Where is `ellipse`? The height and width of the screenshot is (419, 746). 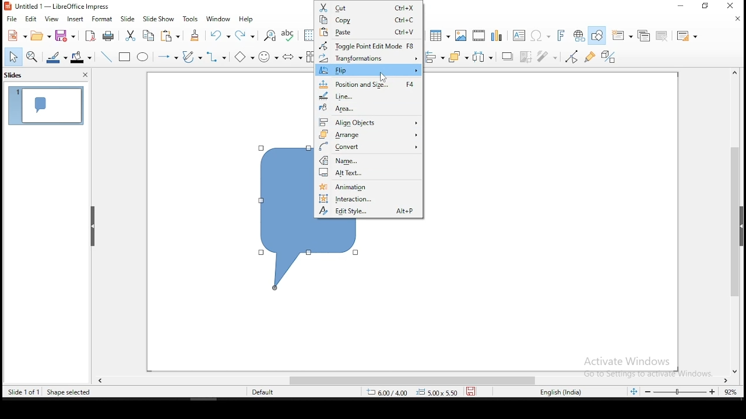
ellipse is located at coordinates (143, 57).